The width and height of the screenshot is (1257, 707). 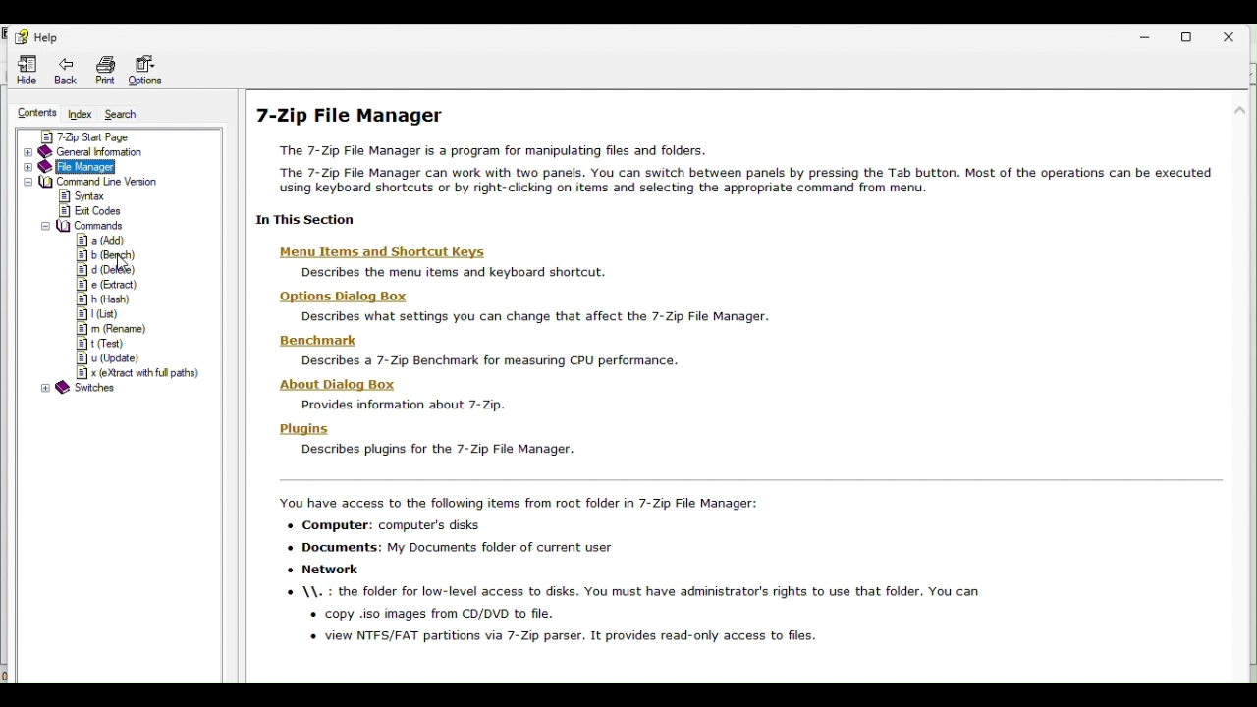 What do you see at coordinates (294, 221) in the screenshot?
I see `| In This Section` at bounding box center [294, 221].